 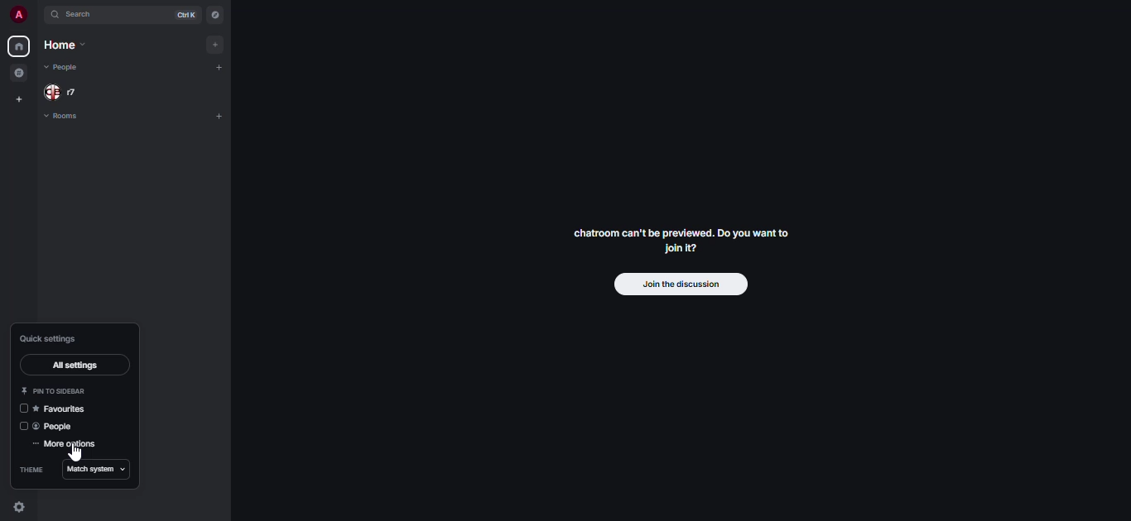 What do you see at coordinates (54, 426) in the screenshot?
I see `people` at bounding box center [54, 426].